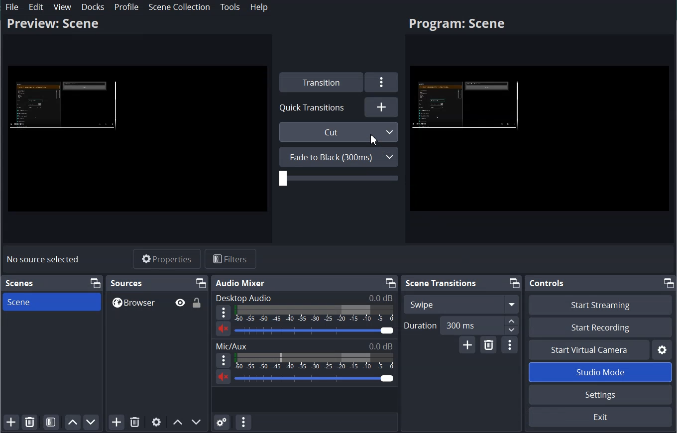  Describe the element at coordinates (540, 140) in the screenshot. I see `Preview Scene Right` at that location.